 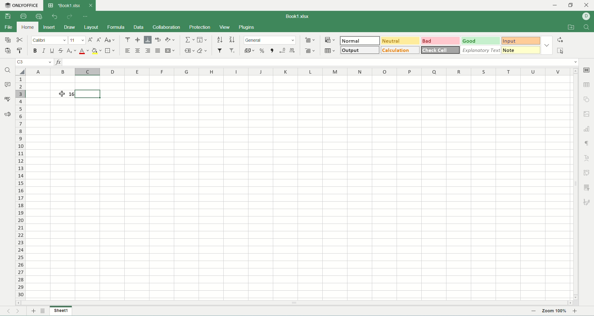 I want to click on filter, so click(x=220, y=50).